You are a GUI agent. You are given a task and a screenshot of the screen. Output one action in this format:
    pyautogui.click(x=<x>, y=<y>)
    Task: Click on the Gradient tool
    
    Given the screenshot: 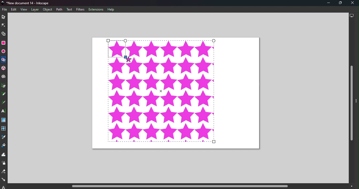 What is the action you would take?
    pyautogui.click(x=4, y=120)
    